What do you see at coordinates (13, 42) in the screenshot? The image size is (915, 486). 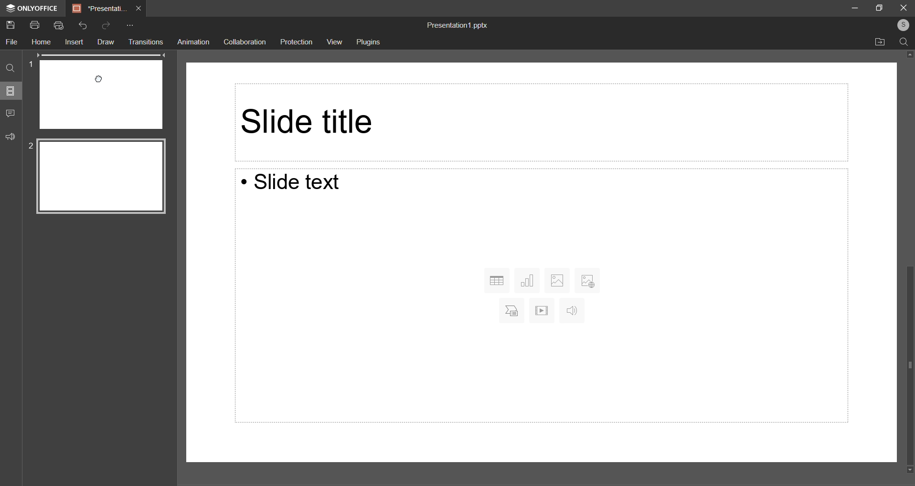 I see `File` at bounding box center [13, 42].